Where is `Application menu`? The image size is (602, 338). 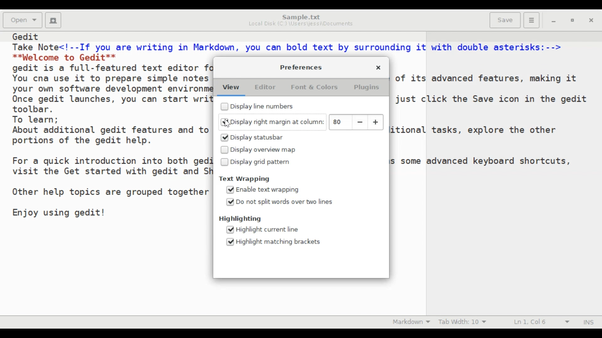
Application menu is located at coordinates (532, 20).